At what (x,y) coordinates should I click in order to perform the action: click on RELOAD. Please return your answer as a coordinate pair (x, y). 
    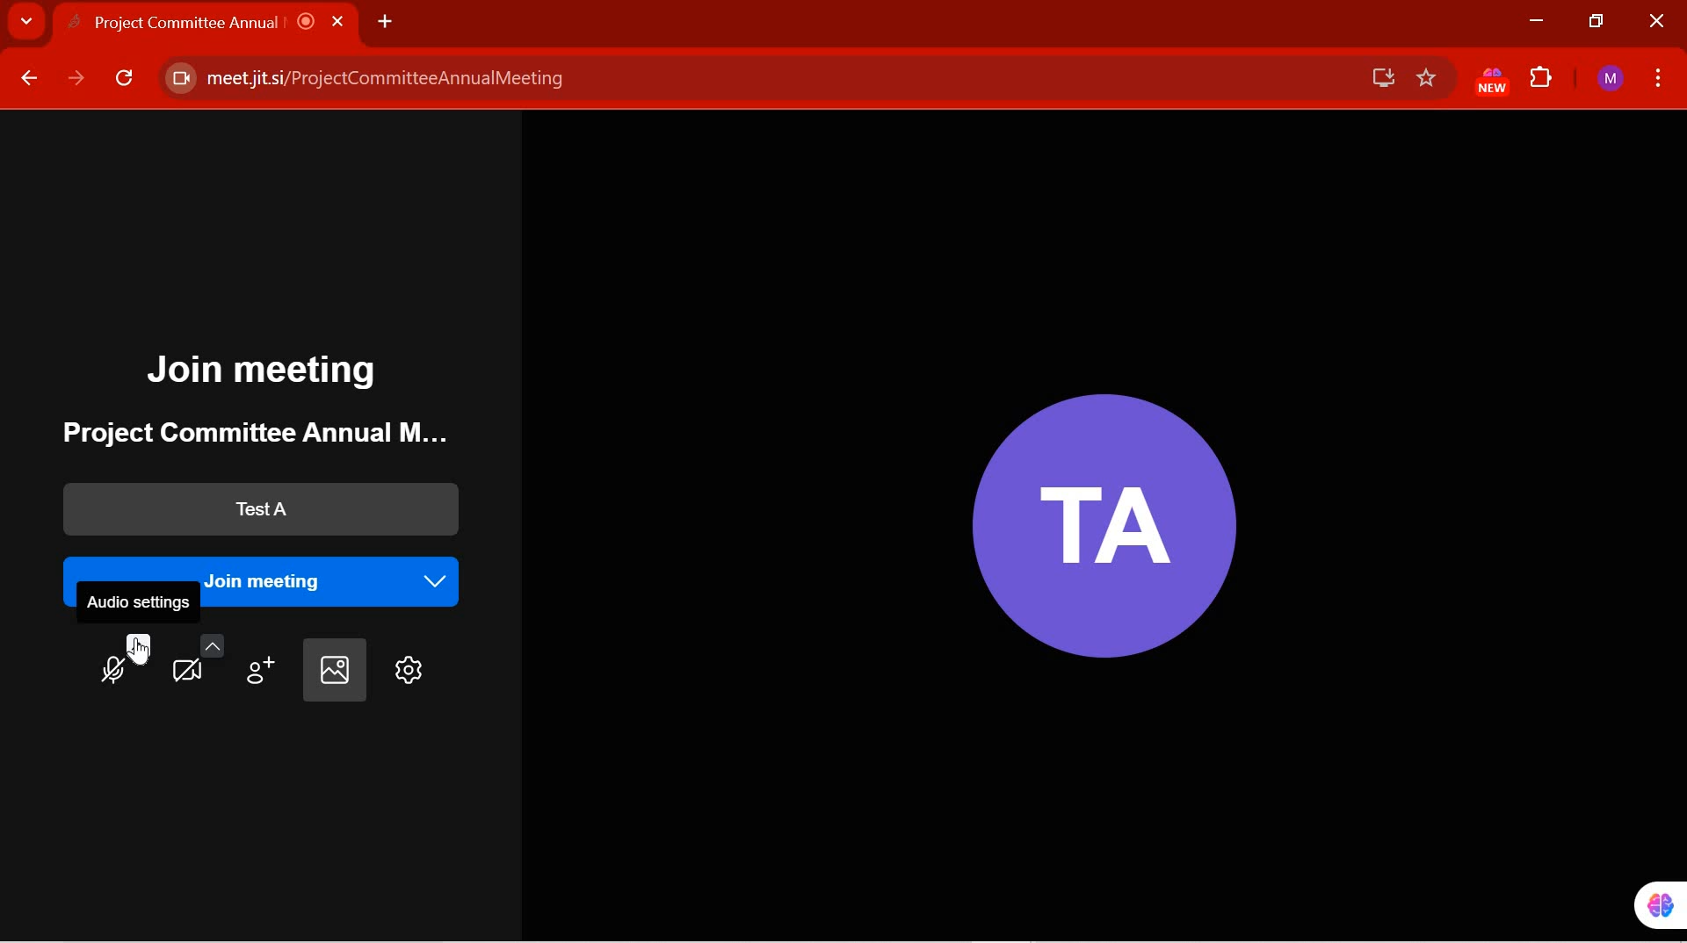
    Looking at the image, I should click on (126, 82).